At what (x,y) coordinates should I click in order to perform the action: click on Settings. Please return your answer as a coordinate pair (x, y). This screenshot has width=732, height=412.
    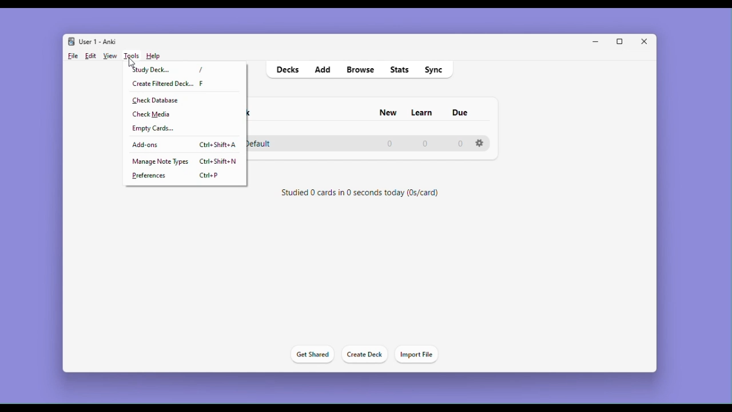
    Looking at the image, I should click on (480, 143).